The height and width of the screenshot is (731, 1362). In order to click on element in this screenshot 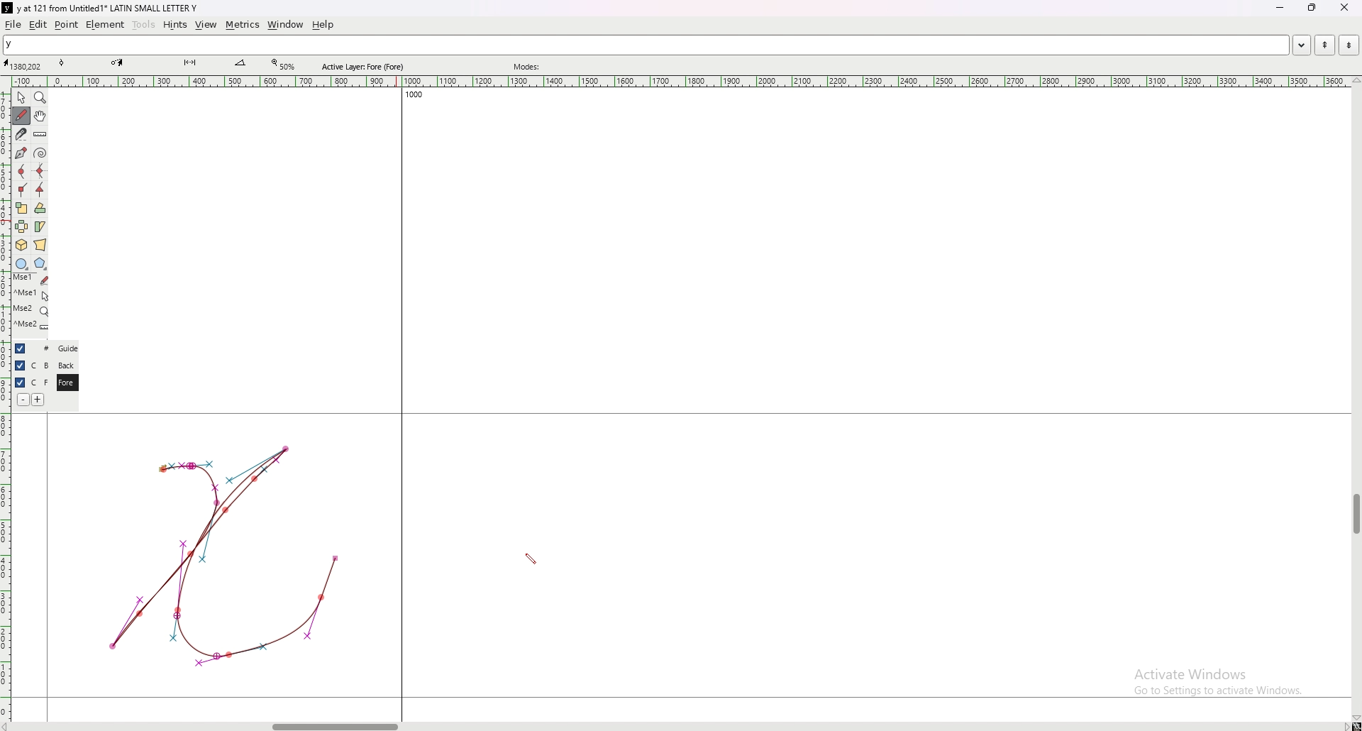, I will do `click(105, 24)`.